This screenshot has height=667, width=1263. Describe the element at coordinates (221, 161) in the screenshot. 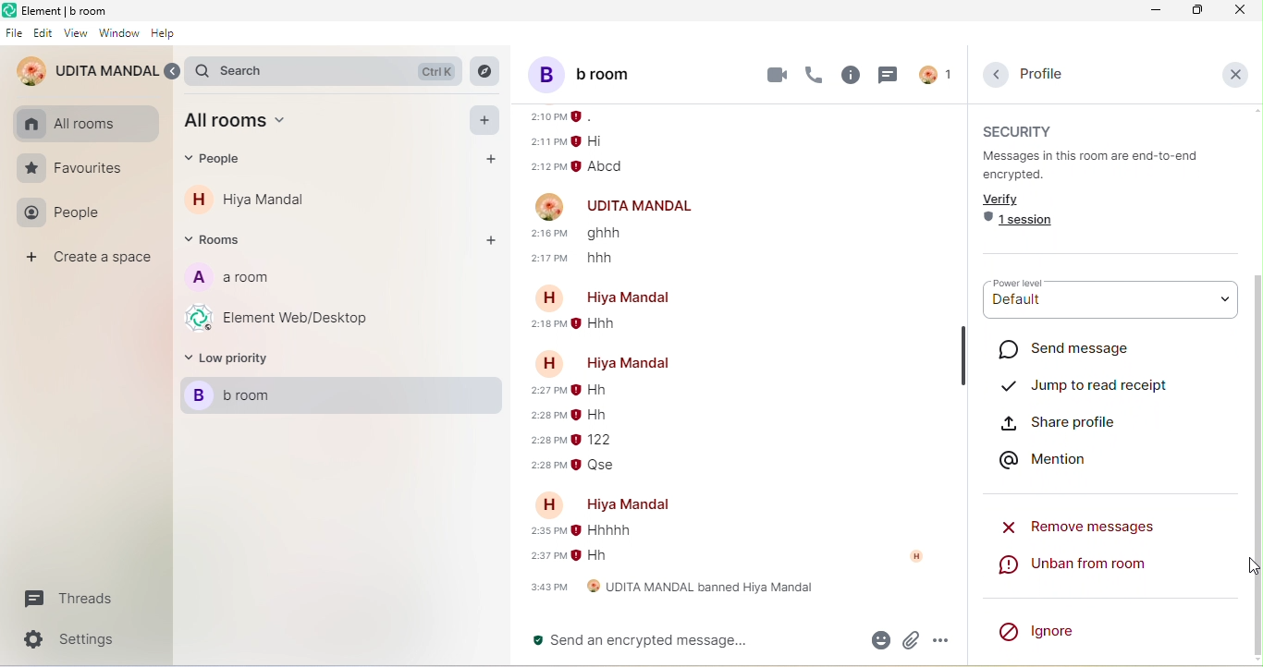

I see `people` at that location.